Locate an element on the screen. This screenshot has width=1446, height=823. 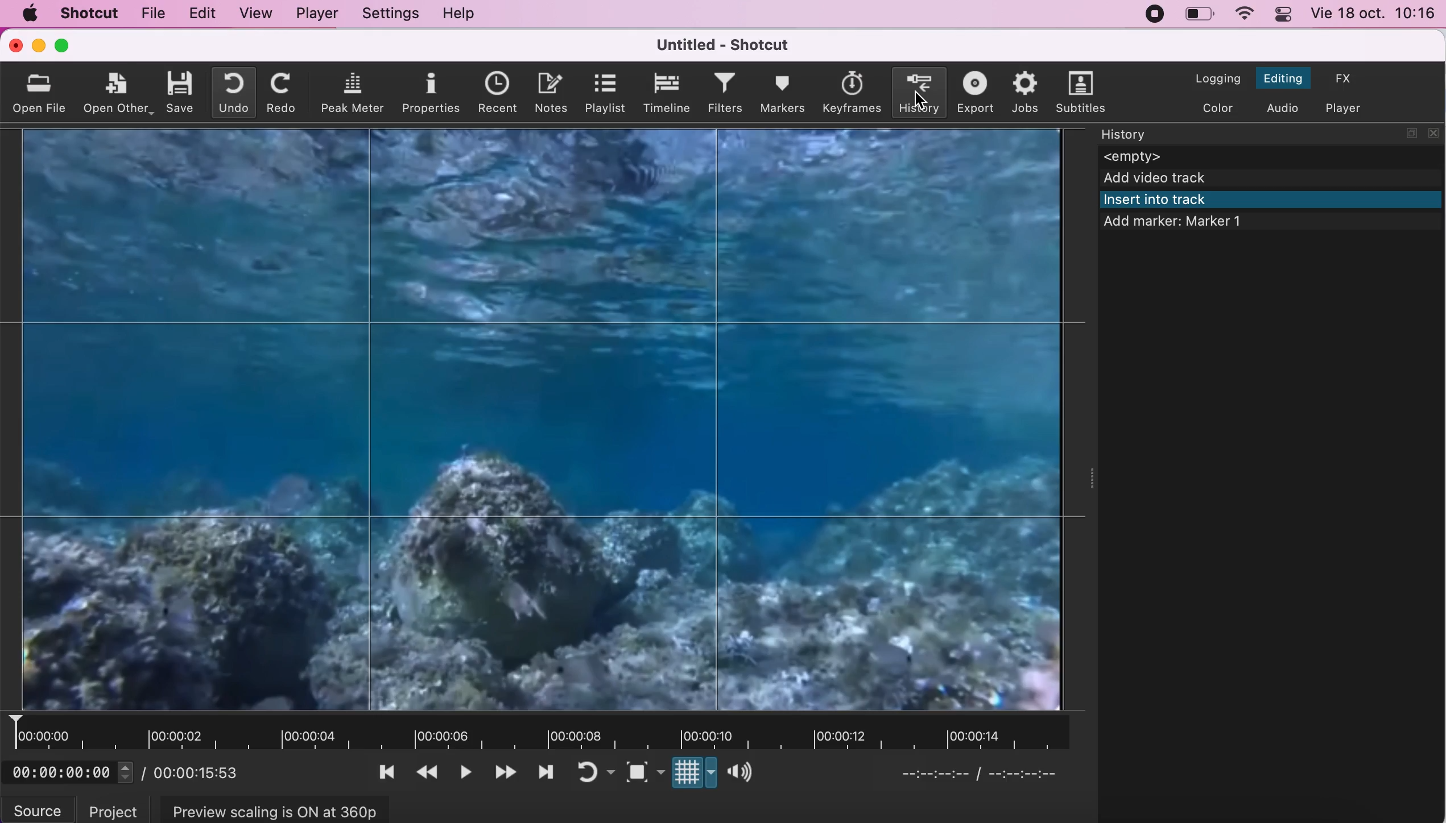
 clip is located at coordinates (535, 419).